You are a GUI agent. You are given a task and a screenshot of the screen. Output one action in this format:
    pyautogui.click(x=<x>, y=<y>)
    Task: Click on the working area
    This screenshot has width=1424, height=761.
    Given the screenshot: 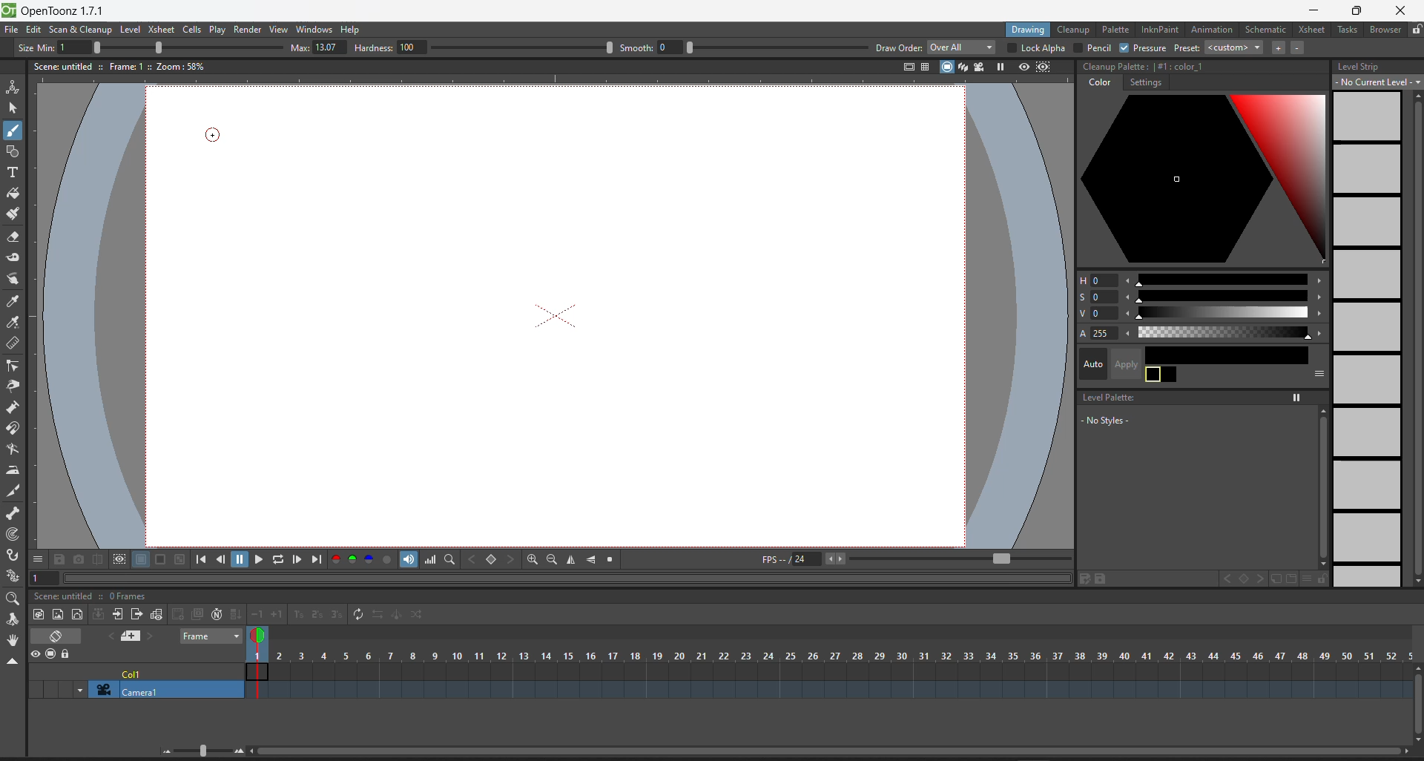 What is the action you would take?
    pyautogui.click(x=610, y=347)
    